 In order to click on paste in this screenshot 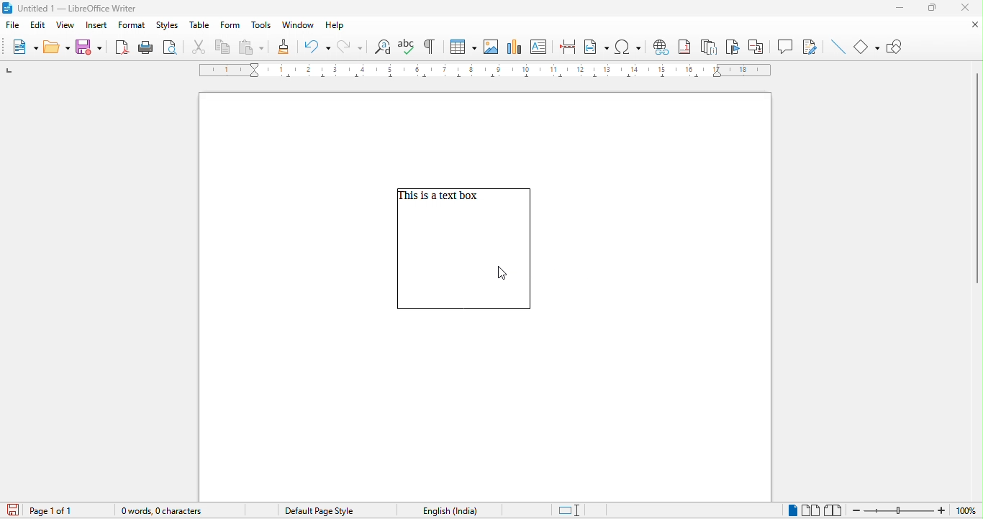, I will do `click(250, 47)`.